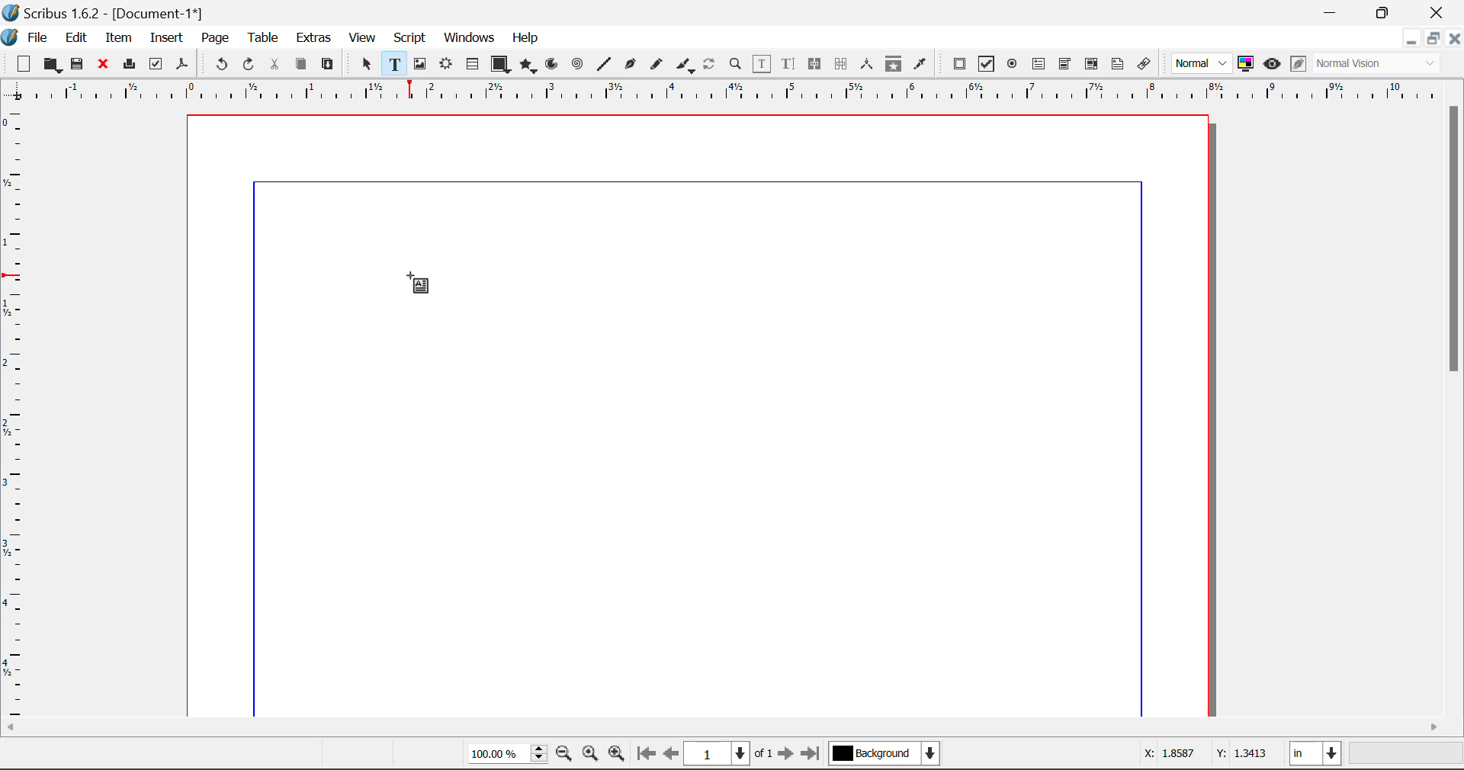  I want to click on Zoom 100%, so click(508, 755).